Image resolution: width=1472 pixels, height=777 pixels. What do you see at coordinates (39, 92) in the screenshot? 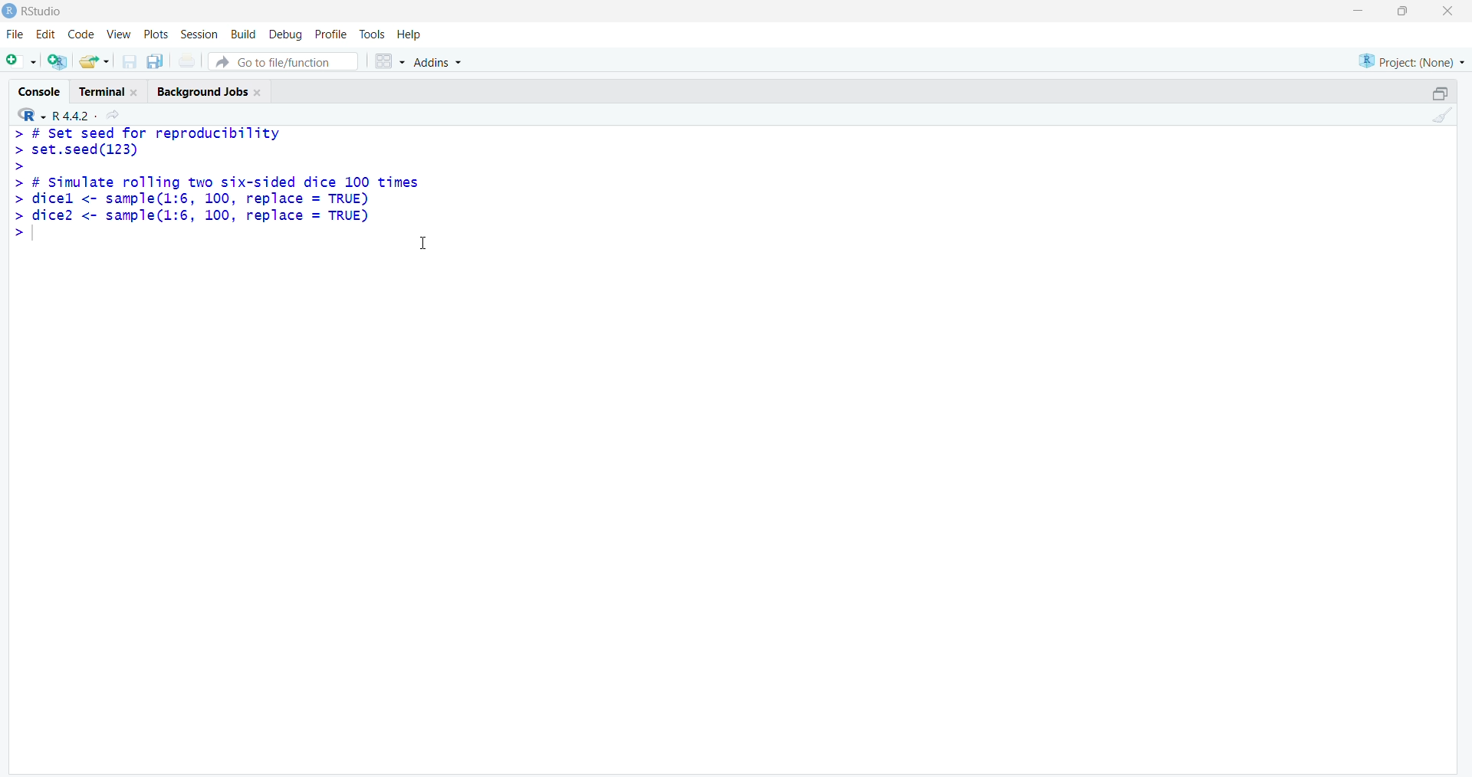
I see `cosole` at bounding box center [39, 92].